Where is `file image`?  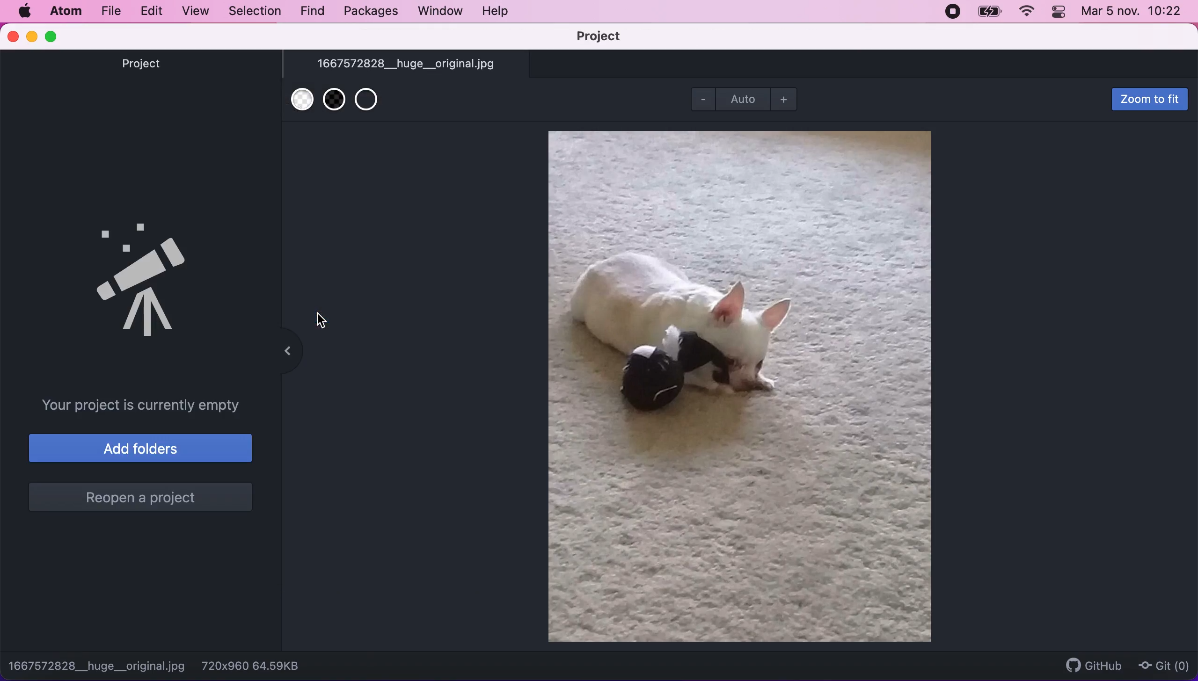 file image is located at coordinates (744, 386).